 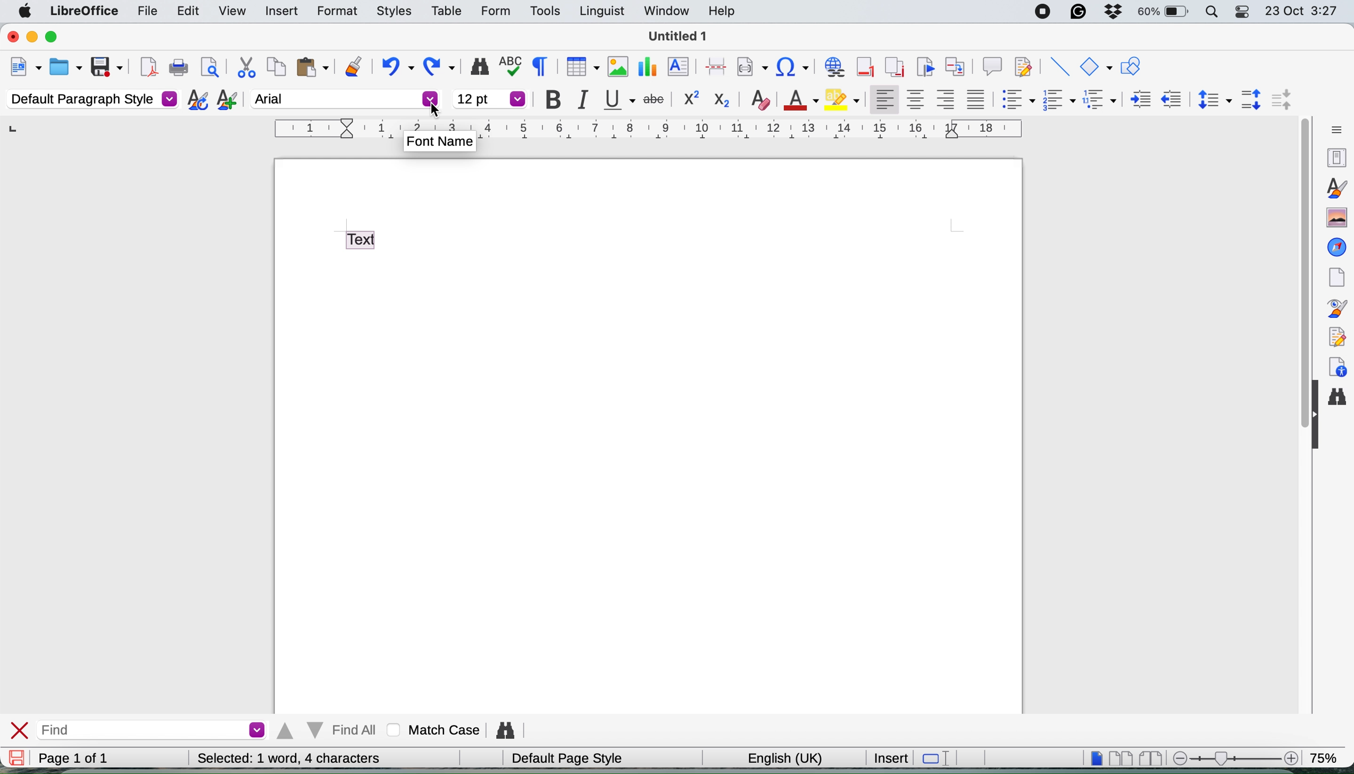 What do you see at coordinates (1244, 13) in the screenshot?
I see `control center` at bounding box center [1244, 13].